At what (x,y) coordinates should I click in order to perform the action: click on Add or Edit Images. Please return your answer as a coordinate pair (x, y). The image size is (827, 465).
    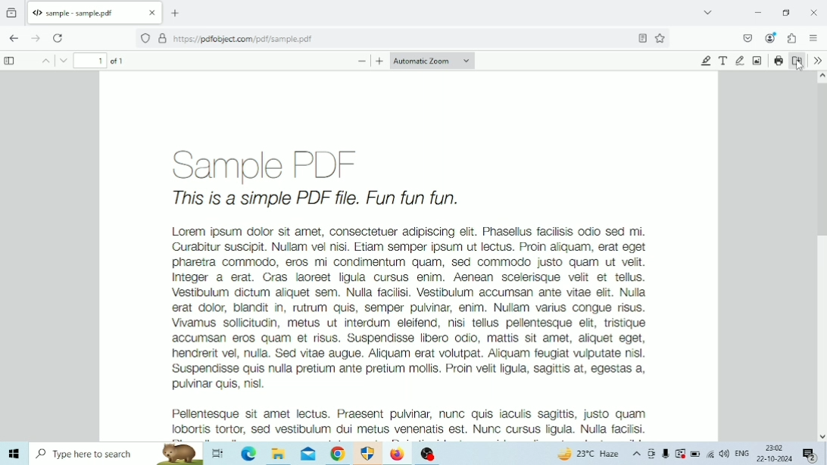
    Looking at the image, I should click on (758, 61).